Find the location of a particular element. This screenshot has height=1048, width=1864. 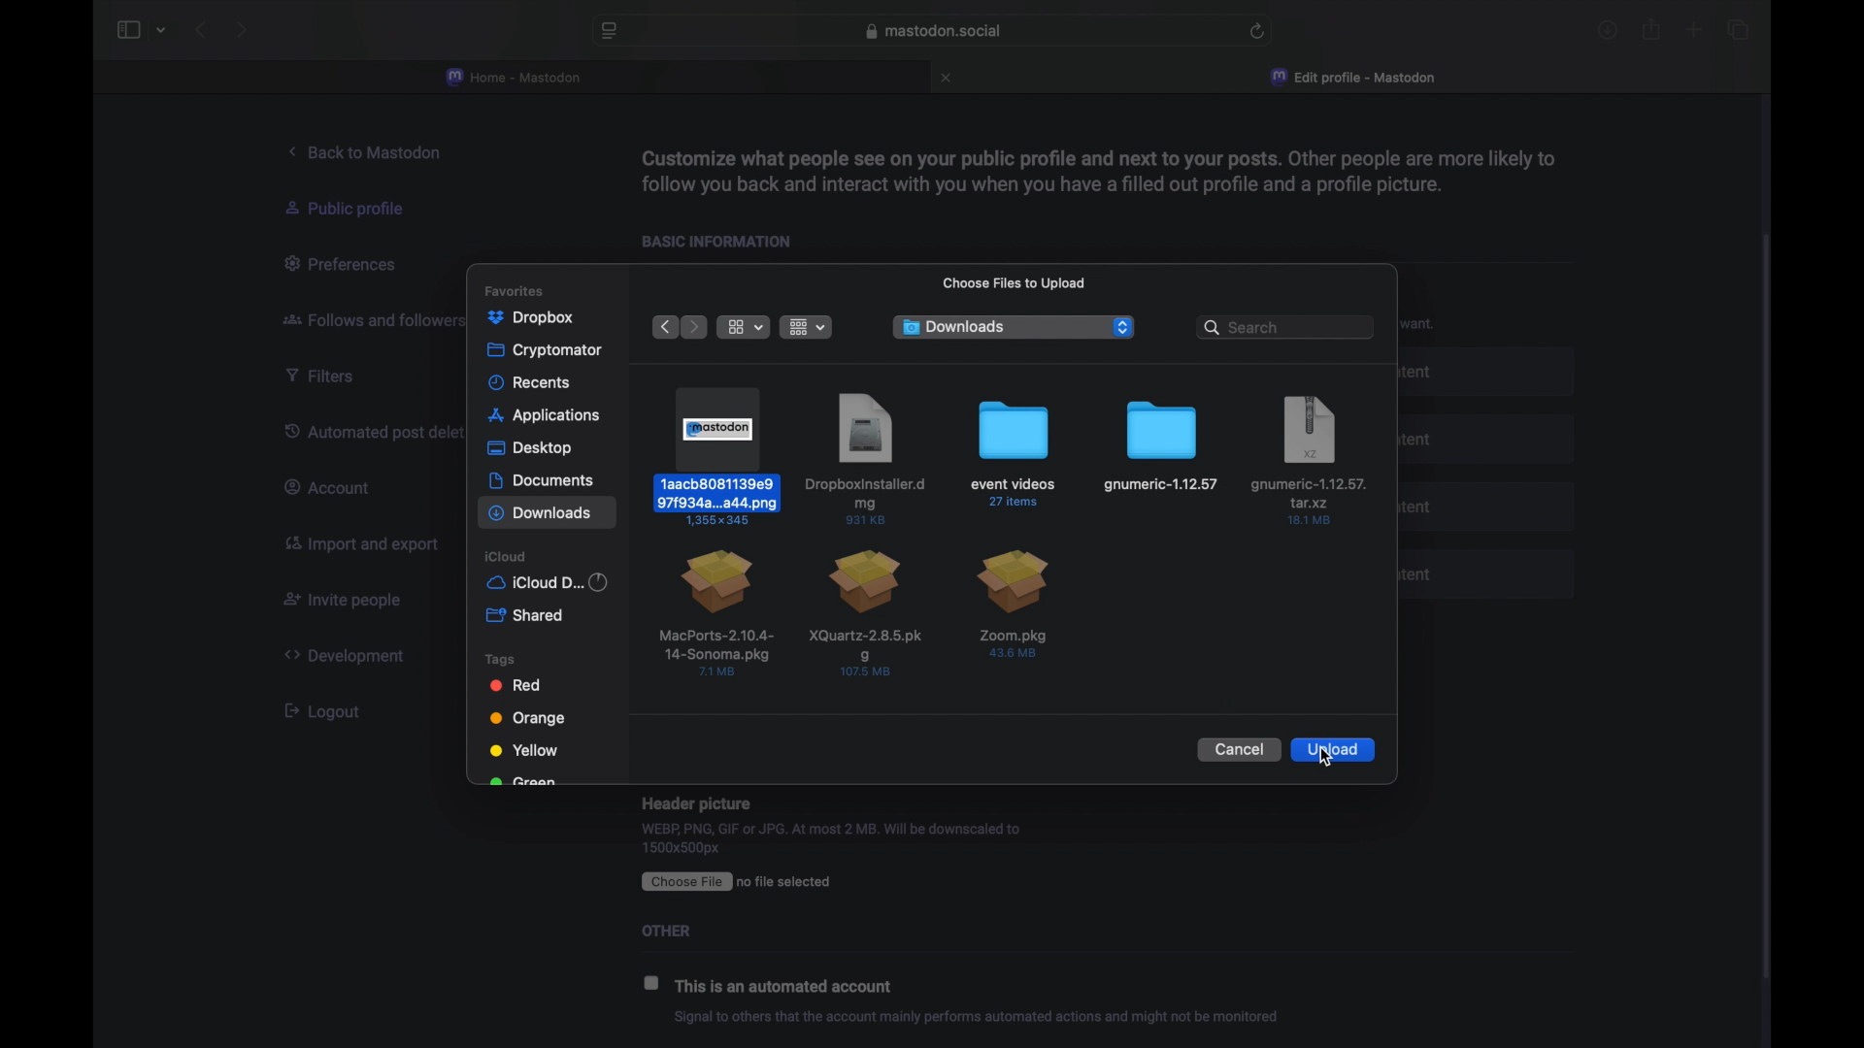

CEE ro file selected is located at coordinates (749, 880).